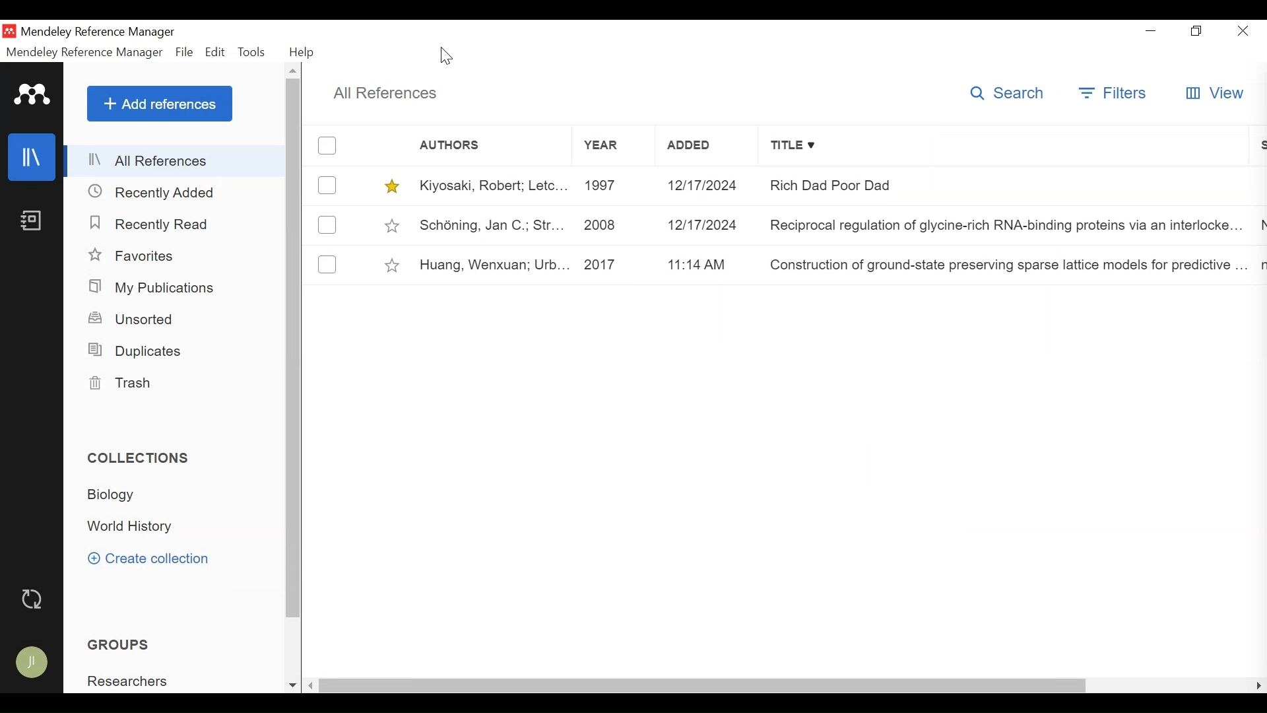 The width and height of the screenshot is (1267, 713). Describe the element at coordinates (604, 263) in the screenshot. I see `2017` at that location.